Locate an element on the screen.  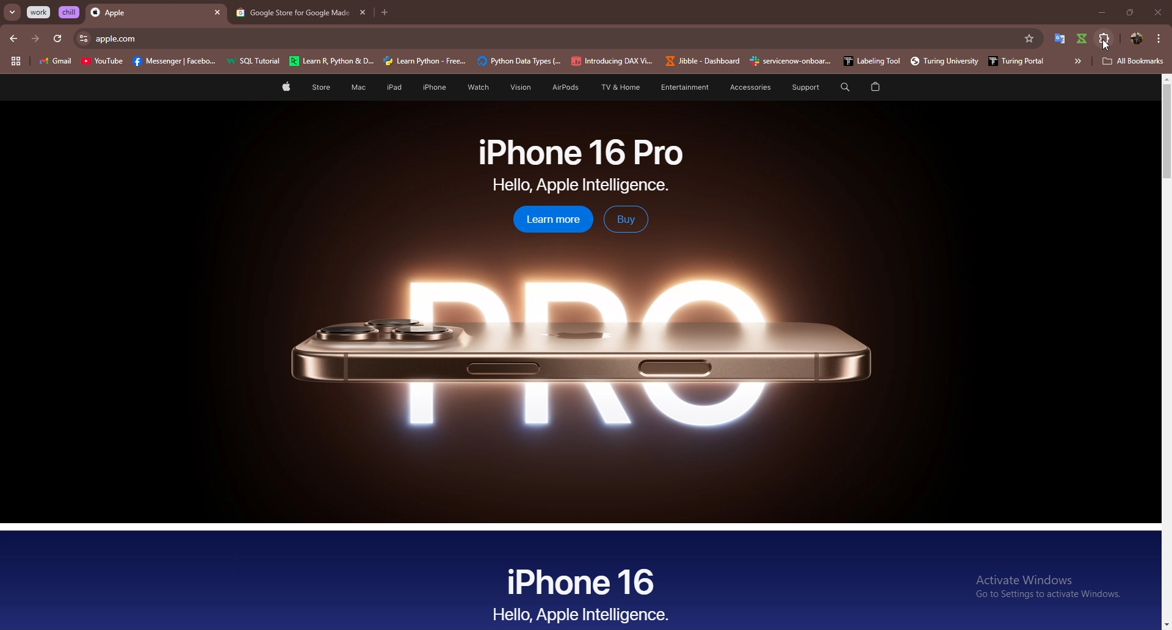
close tab is located at coordinates (361, 12).